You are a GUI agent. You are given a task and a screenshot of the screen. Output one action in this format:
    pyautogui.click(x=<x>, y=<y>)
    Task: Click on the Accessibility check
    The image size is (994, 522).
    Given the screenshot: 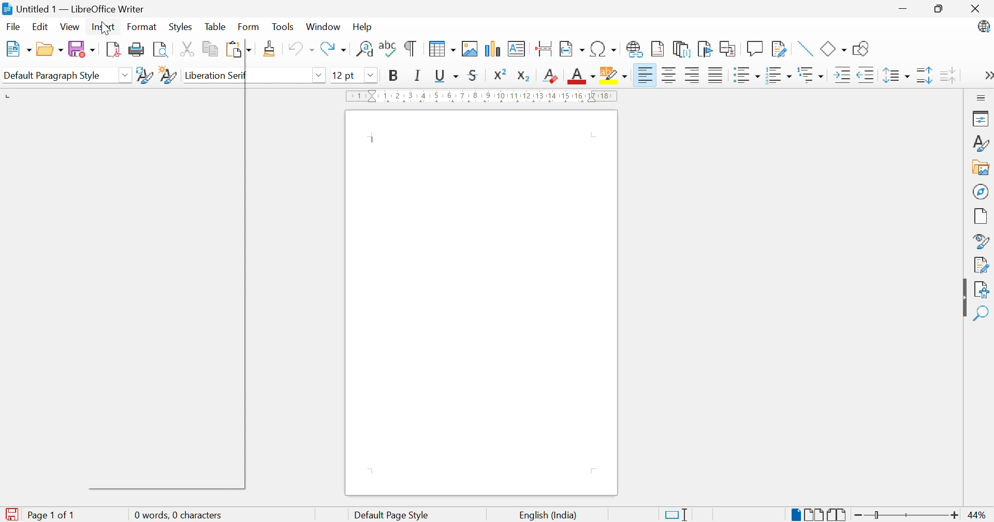 What is the action you would take?
    pyautogui.click(x=982, y=291)
    